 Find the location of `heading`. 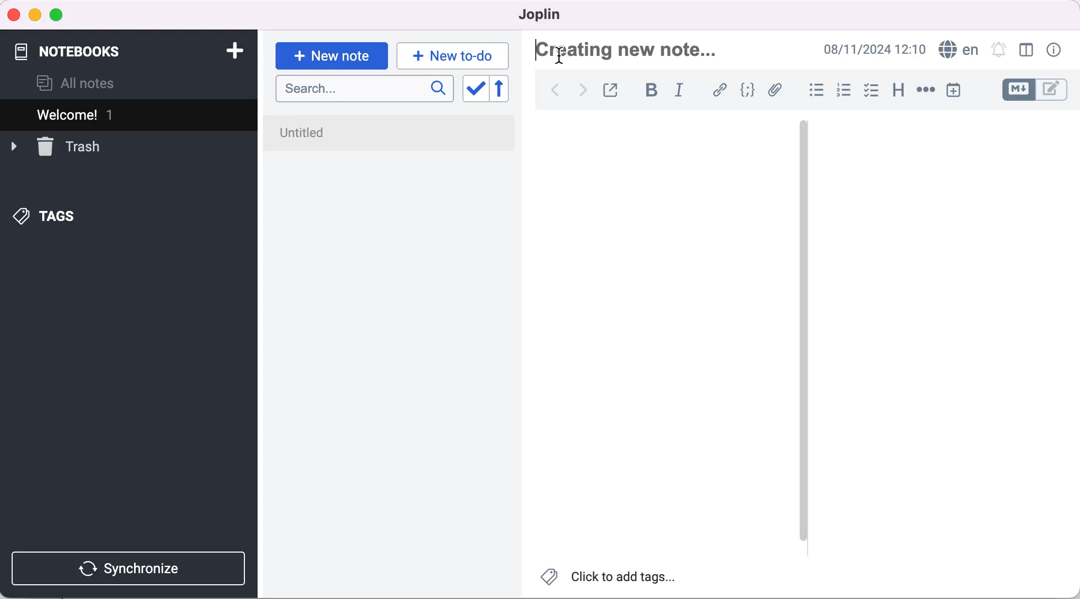

heading is located at coordinates (898, 91).